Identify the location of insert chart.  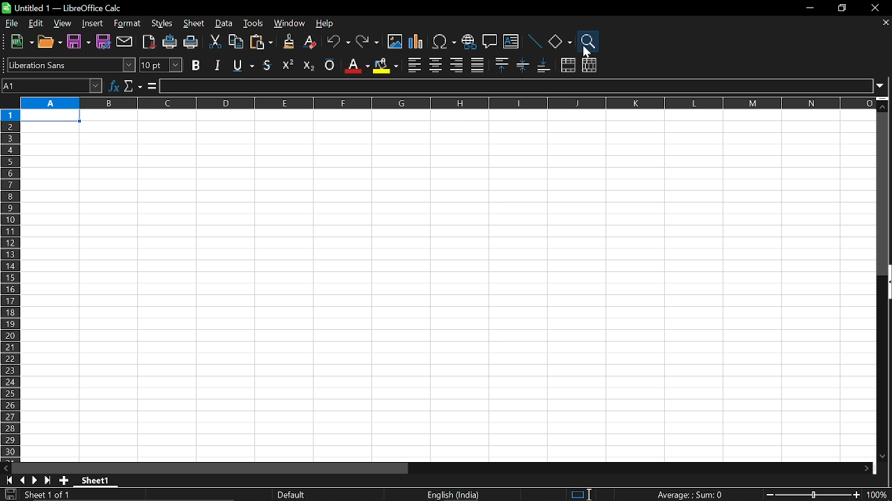
(416, 42).